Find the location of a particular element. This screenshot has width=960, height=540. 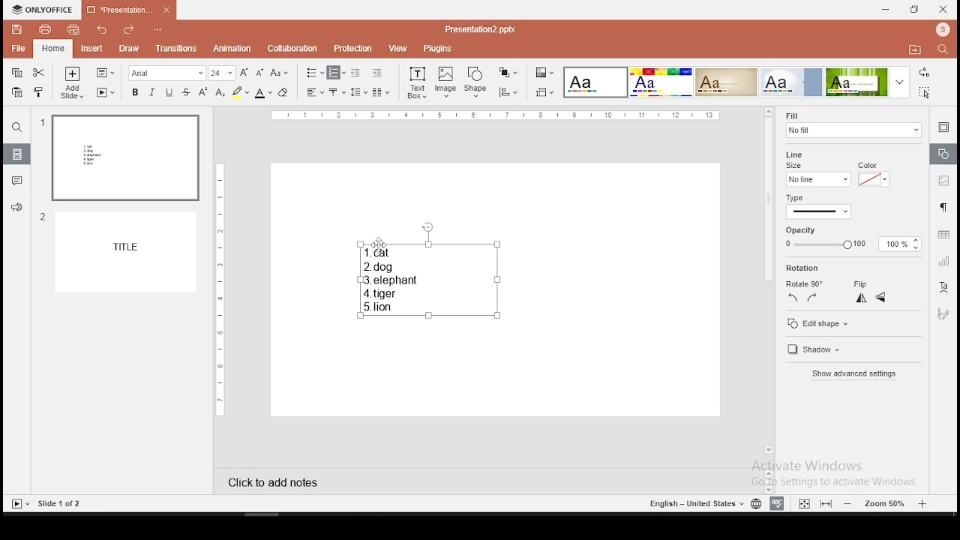

decrease font size is located at coordinates (258, 71).